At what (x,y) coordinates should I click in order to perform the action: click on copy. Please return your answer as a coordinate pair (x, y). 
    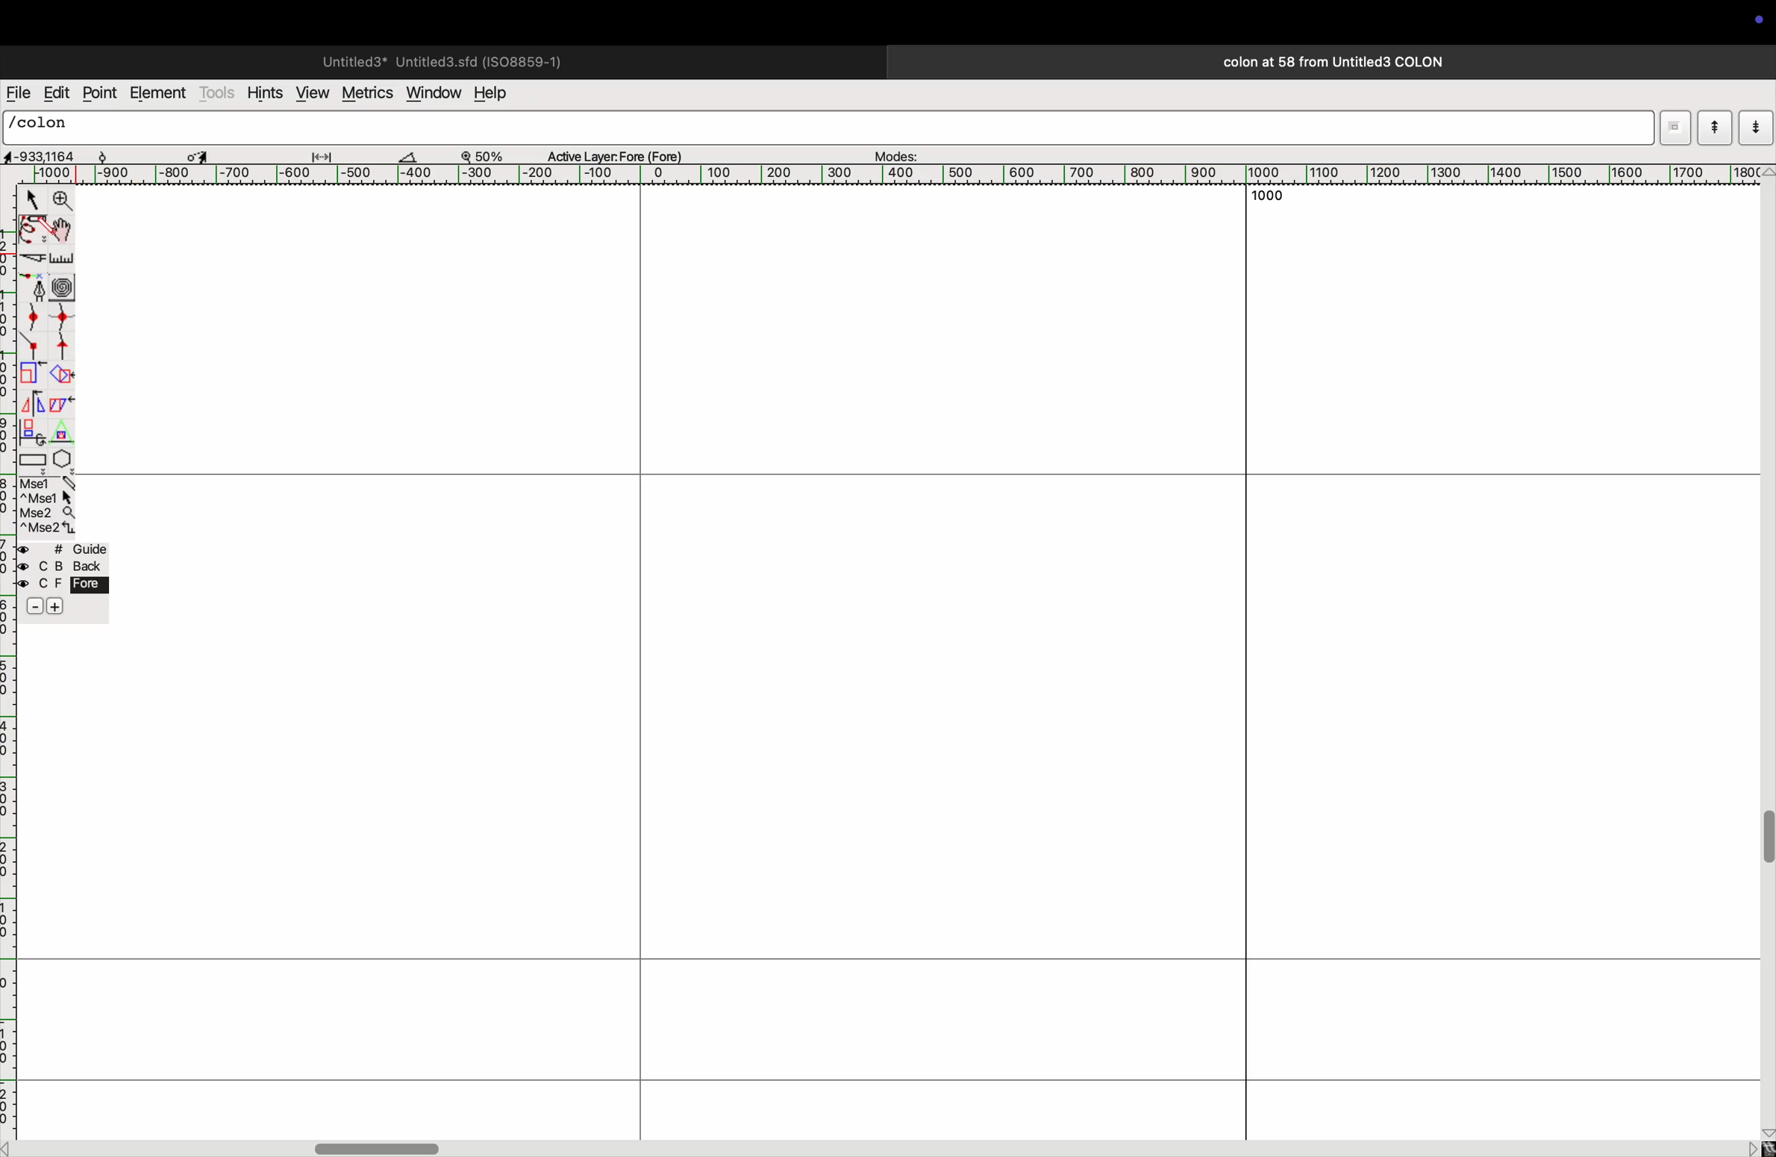
    Looking at the image, I should click on (65, 407).